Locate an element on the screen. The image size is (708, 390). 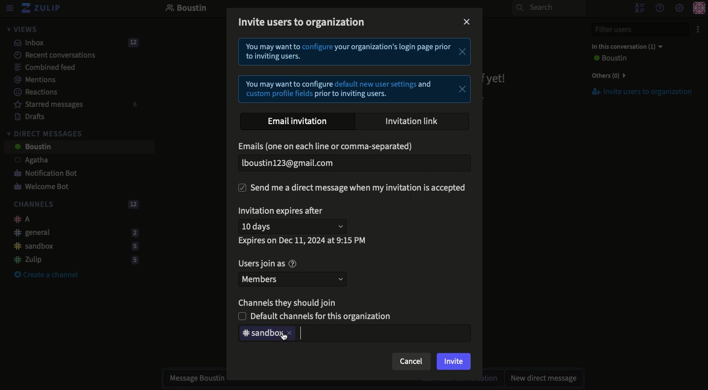
Invitation expires after is located at coordinates (283, 212).